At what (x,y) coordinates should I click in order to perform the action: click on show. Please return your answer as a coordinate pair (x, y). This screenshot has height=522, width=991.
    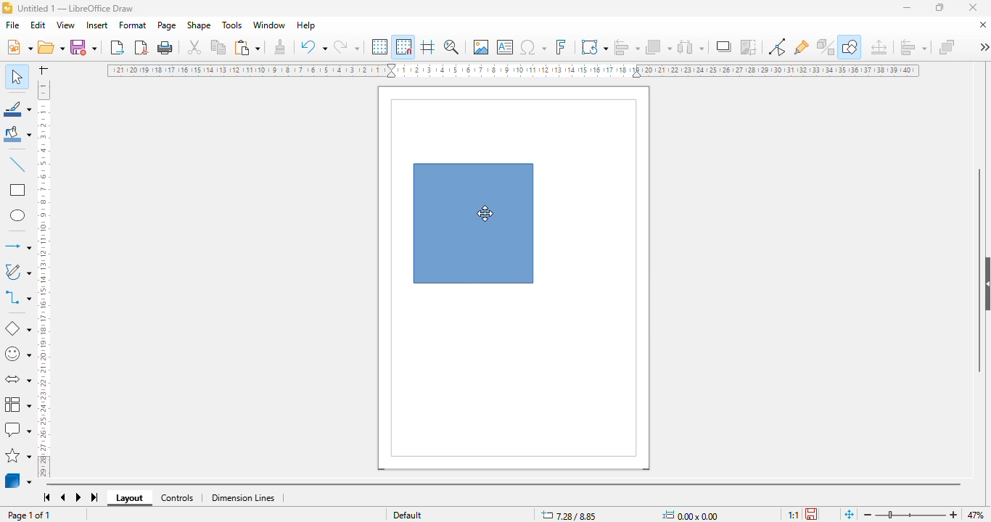
    Looking at the image, I should click on (984, 284).